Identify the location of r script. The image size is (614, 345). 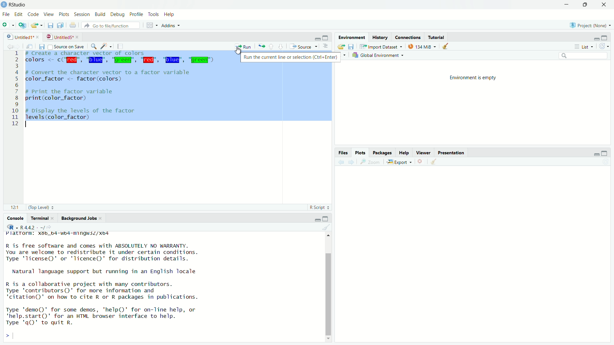
(319, 207).